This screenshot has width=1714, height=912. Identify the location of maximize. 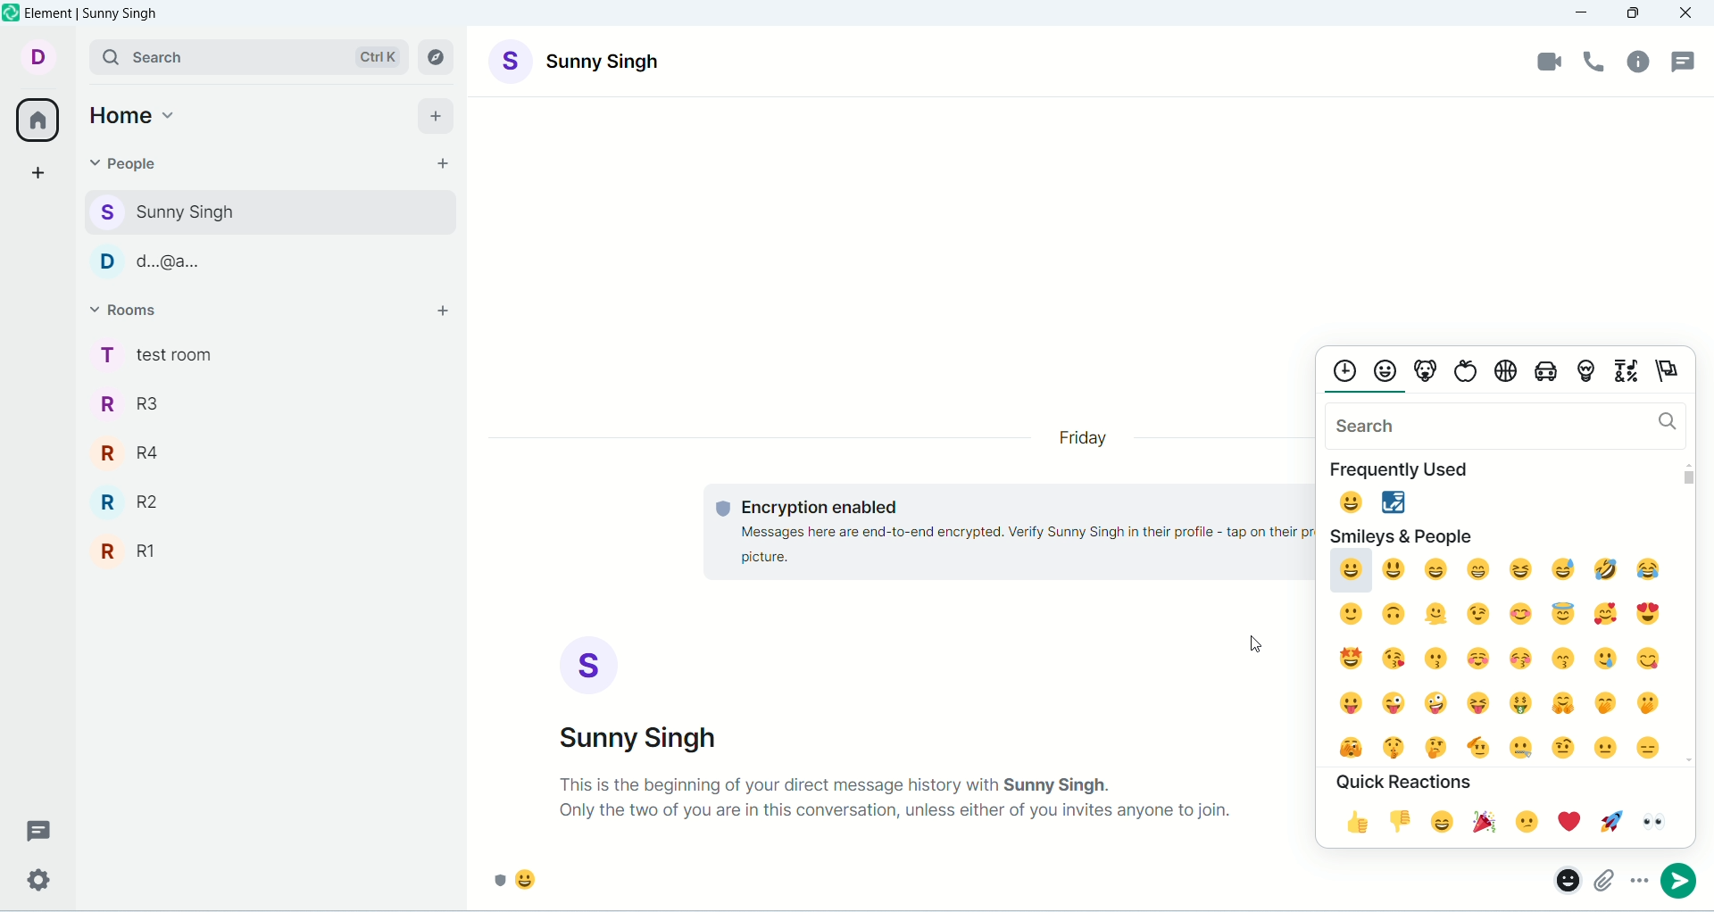
(1635, 12).